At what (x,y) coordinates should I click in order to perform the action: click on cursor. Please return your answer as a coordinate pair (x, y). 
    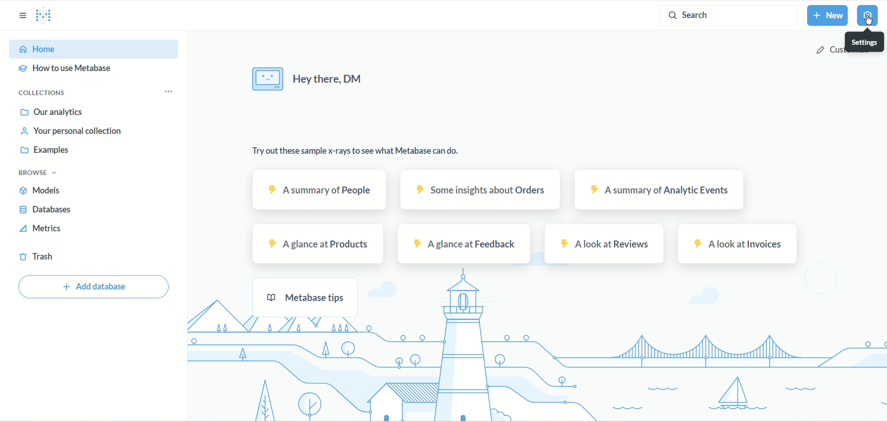
    Looking at the image, I should click on (872, 20).